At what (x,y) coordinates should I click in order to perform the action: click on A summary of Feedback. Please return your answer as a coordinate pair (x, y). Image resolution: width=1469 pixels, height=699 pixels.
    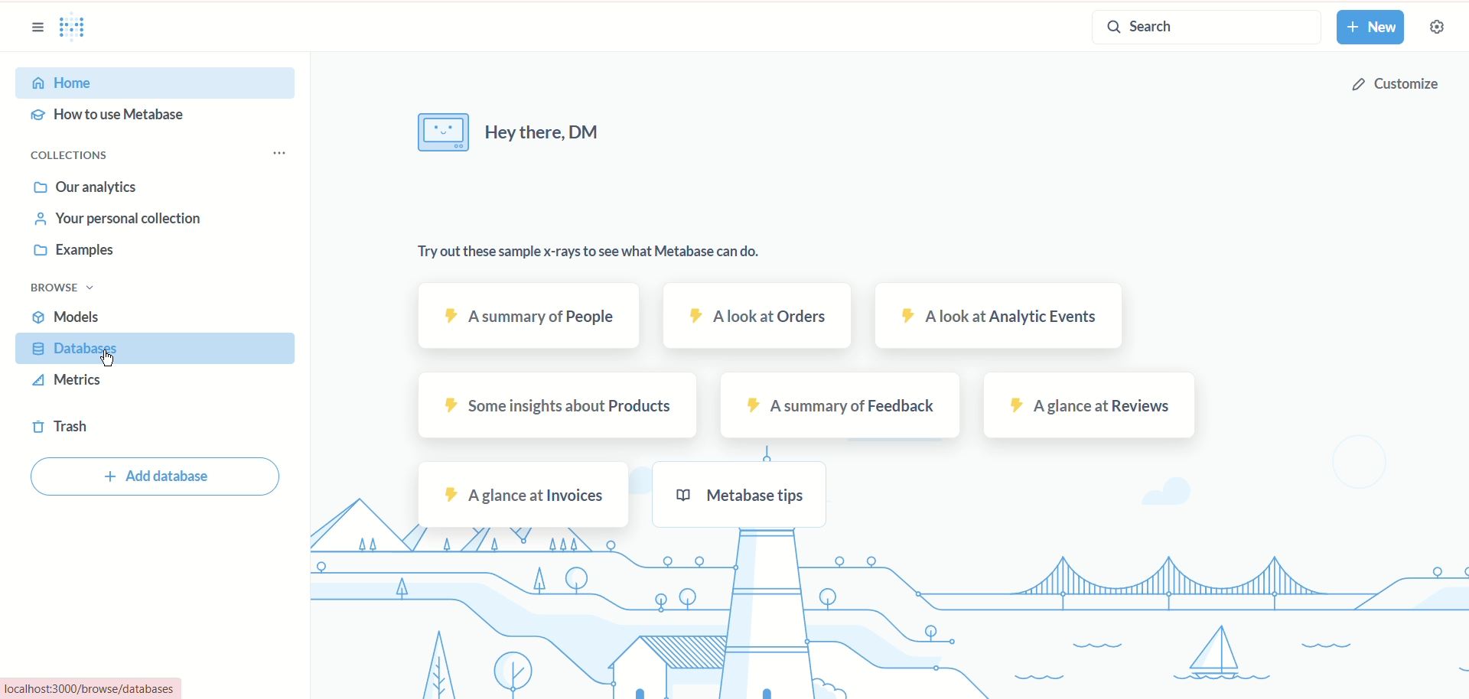
    Looking at the image, I should click on (839, 405).